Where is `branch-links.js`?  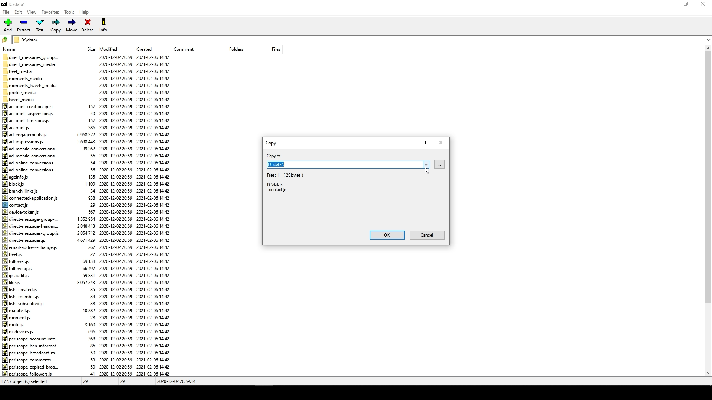 branch-links.js is located at coordinates (22, 191).